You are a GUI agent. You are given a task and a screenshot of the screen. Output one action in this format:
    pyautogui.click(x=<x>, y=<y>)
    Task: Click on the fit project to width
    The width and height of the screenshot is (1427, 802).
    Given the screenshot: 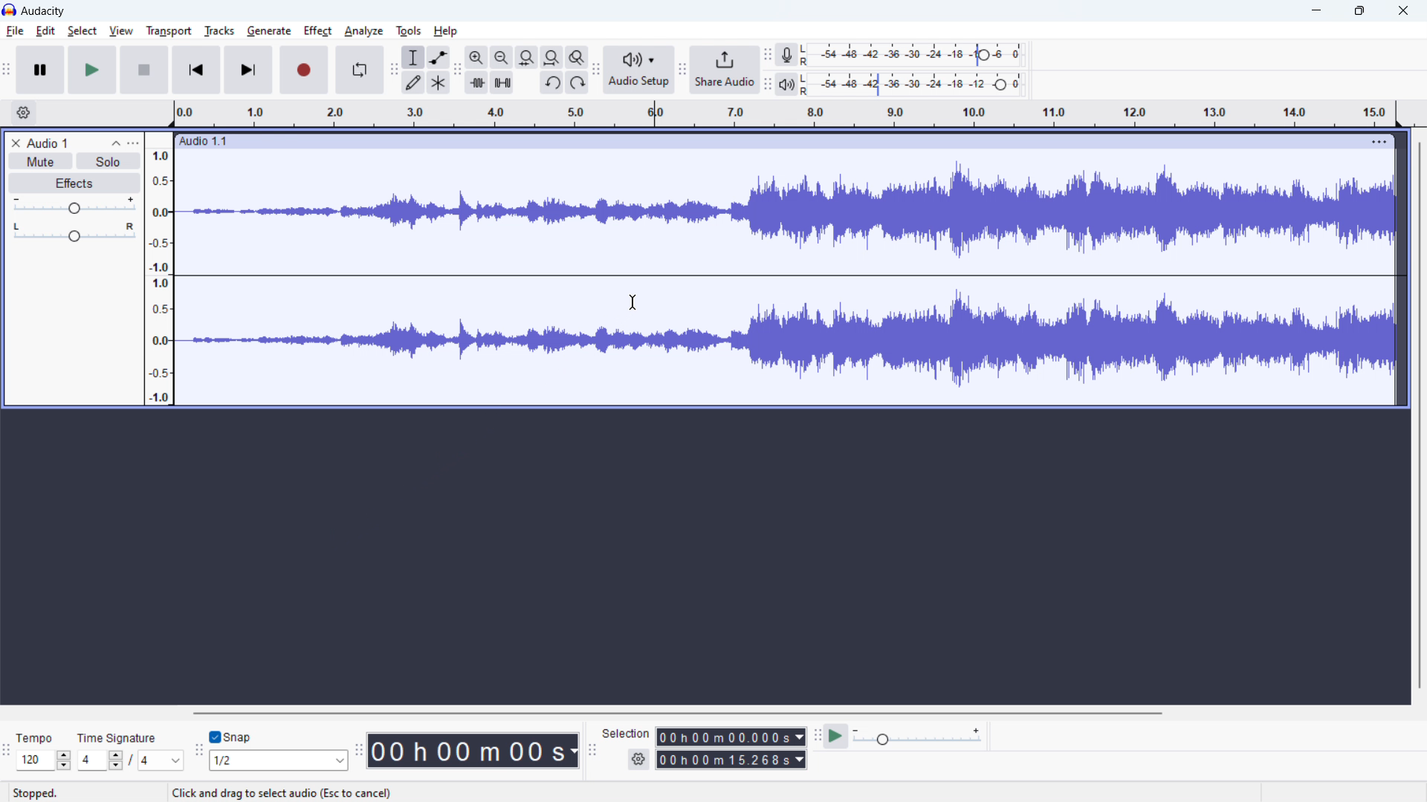 What is the action you would take?
    pyautogui.click(x=551, y=57)
    